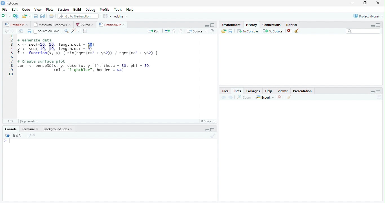  What do you see at coordinates (302, 91) in the screenshot?
I see `Presentation` at bounding box center [302, 91].